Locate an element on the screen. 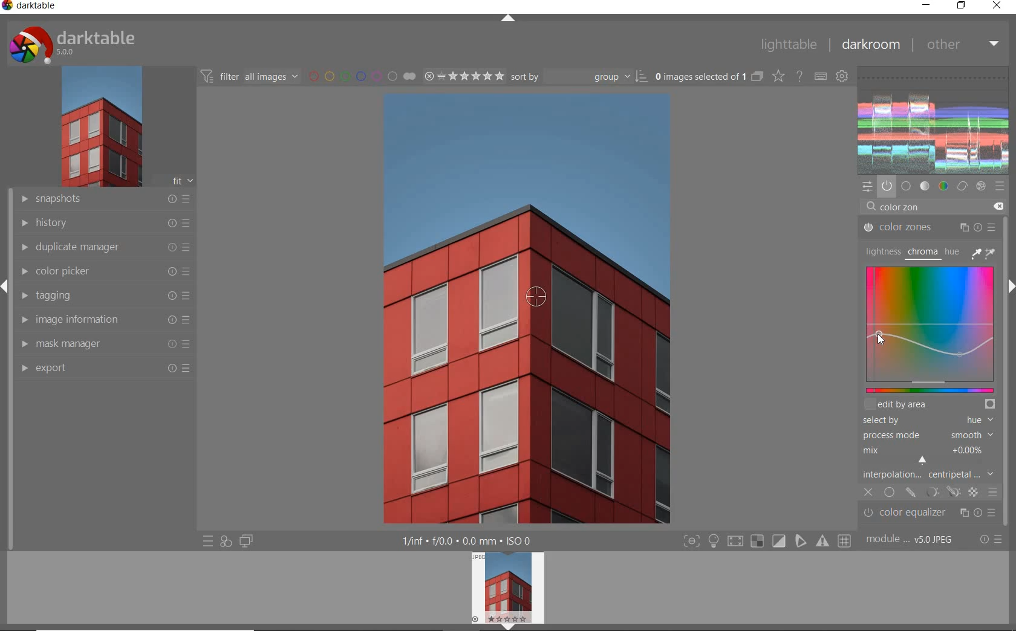 The width and height of the screenshot is (1016, 631). INPUT VALUE is located at coordinates (894, 209).